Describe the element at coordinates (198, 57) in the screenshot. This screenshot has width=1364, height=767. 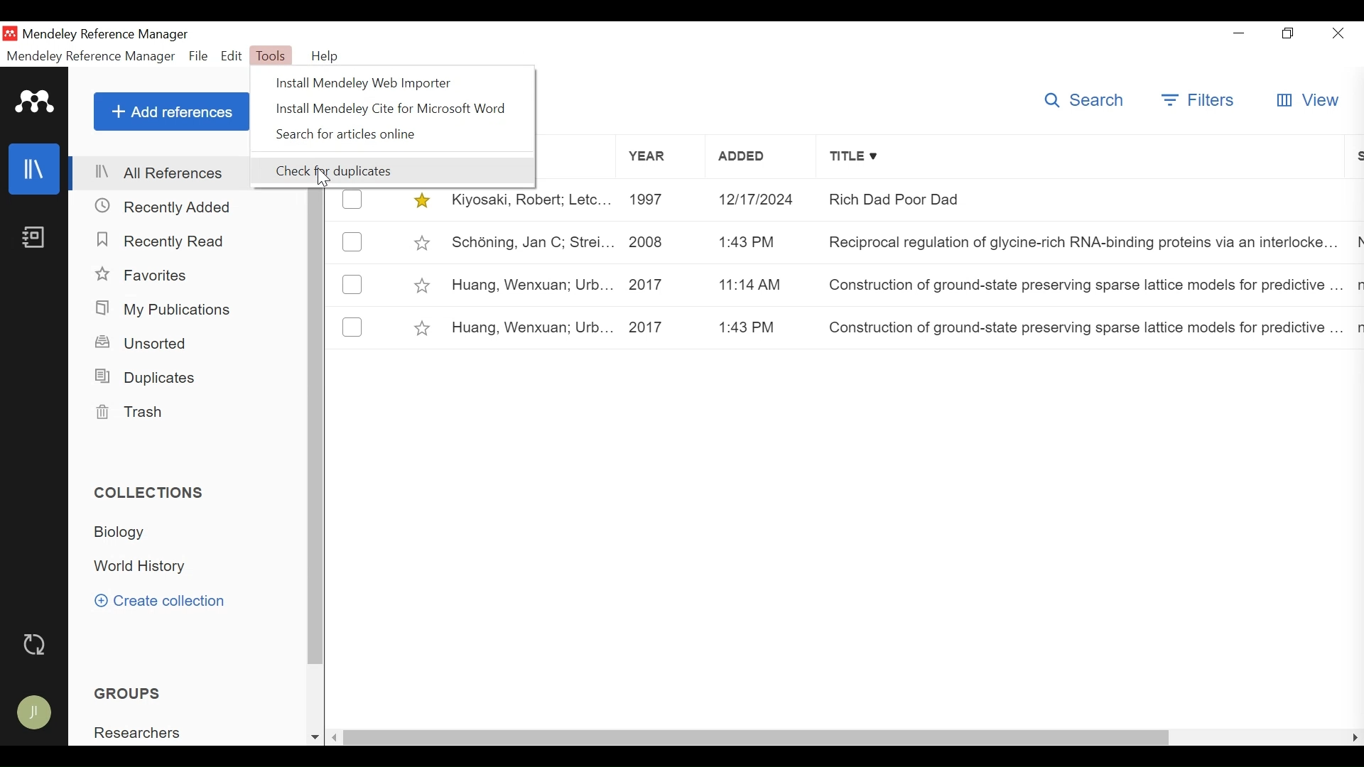
I see `File` at that location.